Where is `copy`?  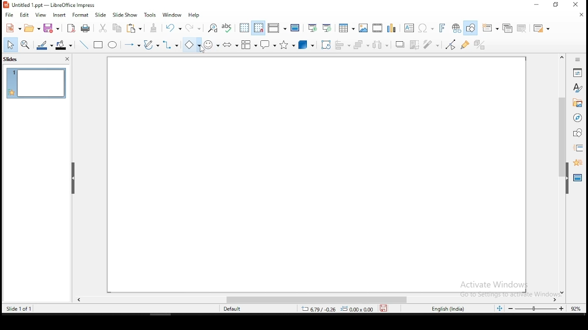 copy is located at coordinates (119, 29).